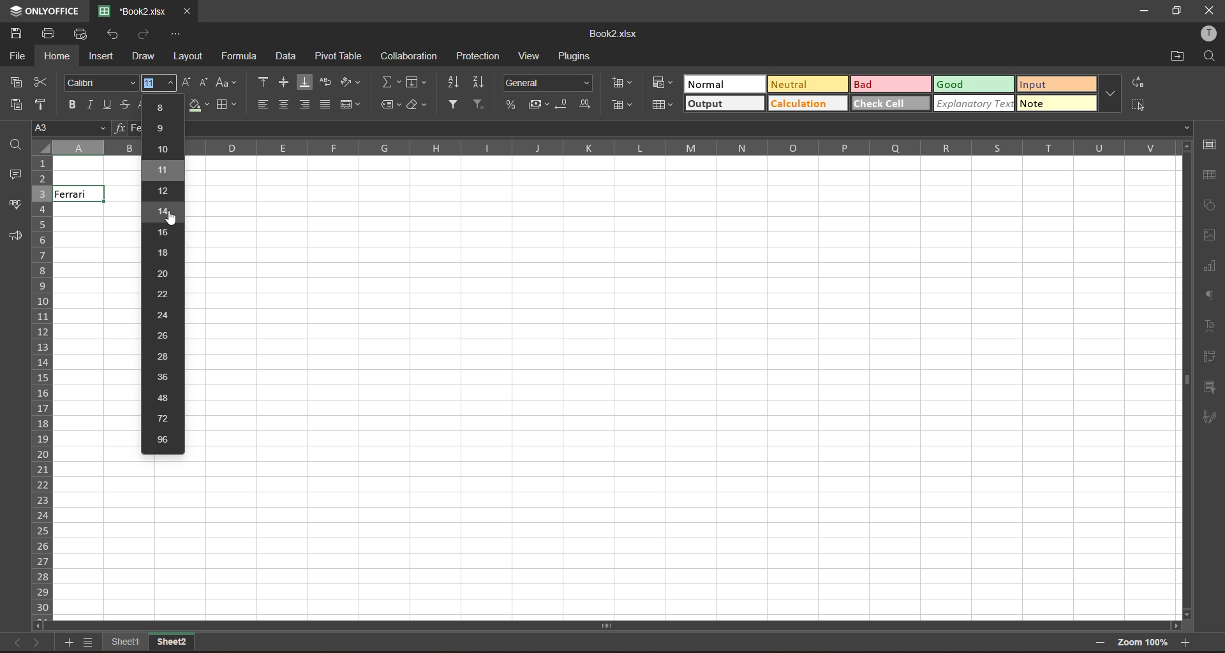 The image size is (1225, 653). I want to click on images, so click(1210, 235).